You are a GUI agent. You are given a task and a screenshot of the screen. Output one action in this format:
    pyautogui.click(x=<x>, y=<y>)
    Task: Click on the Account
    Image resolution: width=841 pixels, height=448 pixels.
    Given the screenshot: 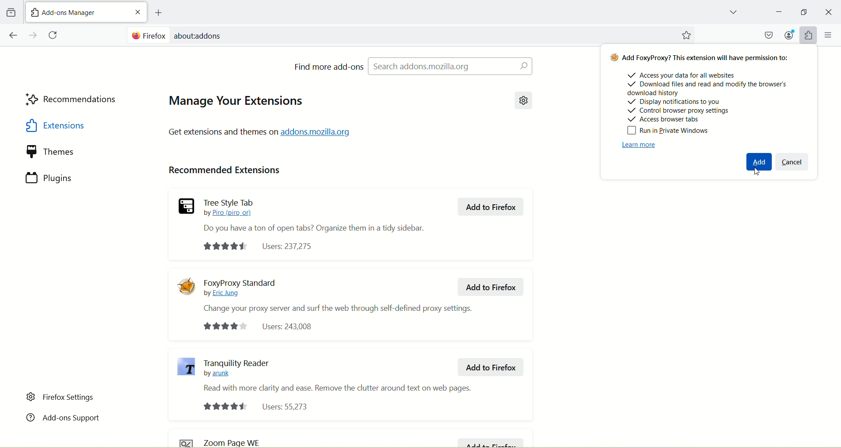 What is the action you would take?
    pyautogui.click(x=789, y=35)
    